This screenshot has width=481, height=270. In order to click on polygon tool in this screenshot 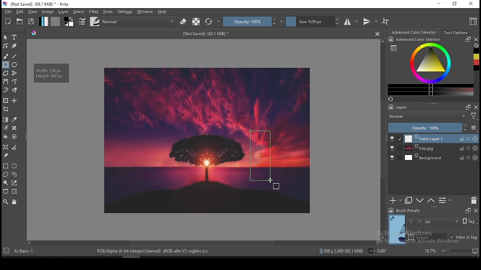, I will do `click(5, 73)`.